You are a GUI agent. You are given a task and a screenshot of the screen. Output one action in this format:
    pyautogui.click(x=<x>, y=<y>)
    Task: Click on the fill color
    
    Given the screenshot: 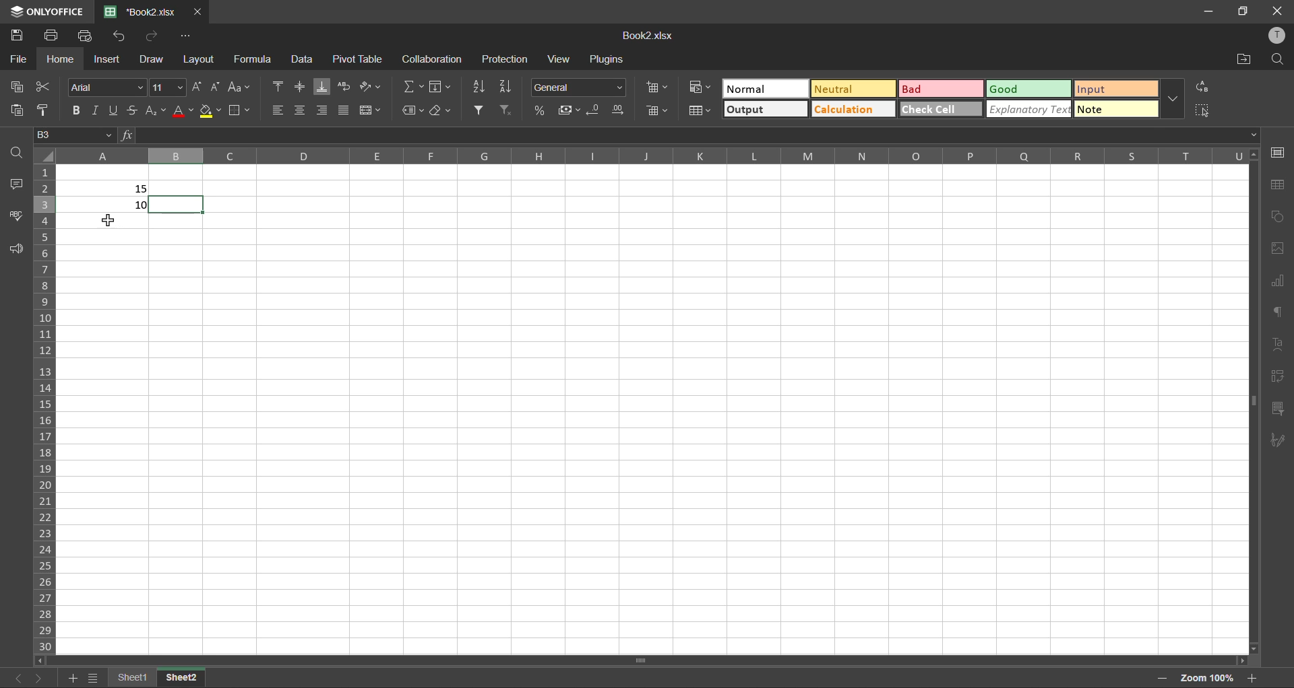 What is the action you would take?
    pyautogui.click(x=210, y=110)
    